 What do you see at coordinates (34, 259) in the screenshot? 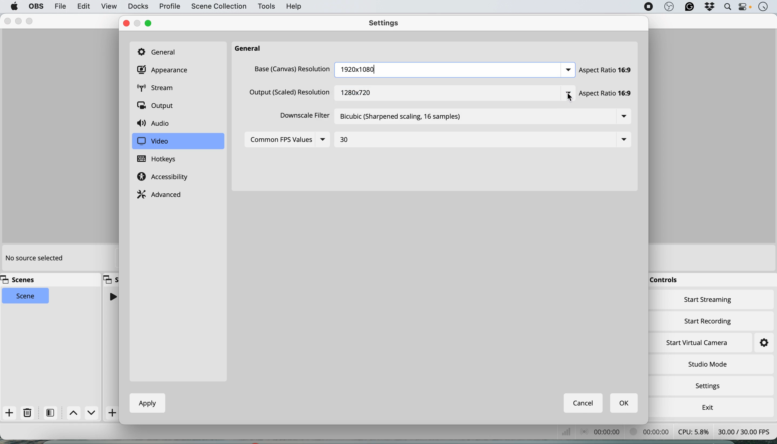
I see `no source selected` at bounding box center [34, 259].